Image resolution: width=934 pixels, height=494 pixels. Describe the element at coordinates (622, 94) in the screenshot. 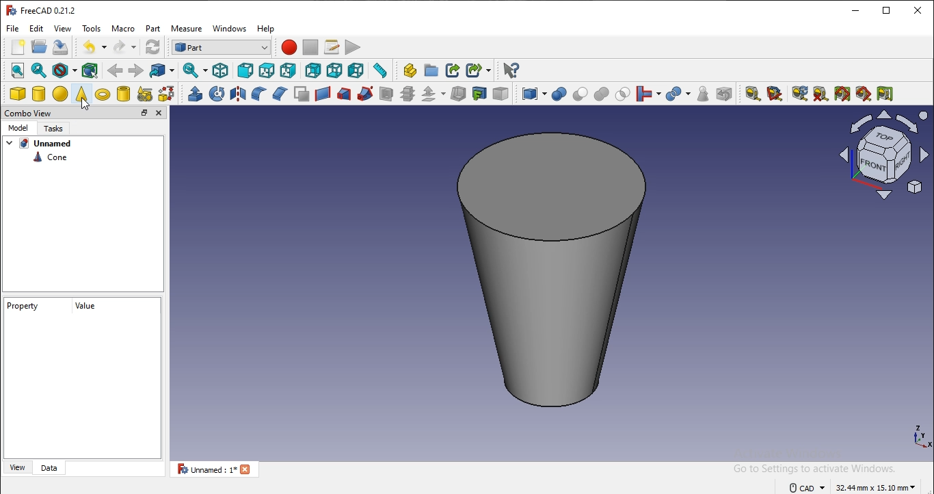

I see `intersection` at that location.